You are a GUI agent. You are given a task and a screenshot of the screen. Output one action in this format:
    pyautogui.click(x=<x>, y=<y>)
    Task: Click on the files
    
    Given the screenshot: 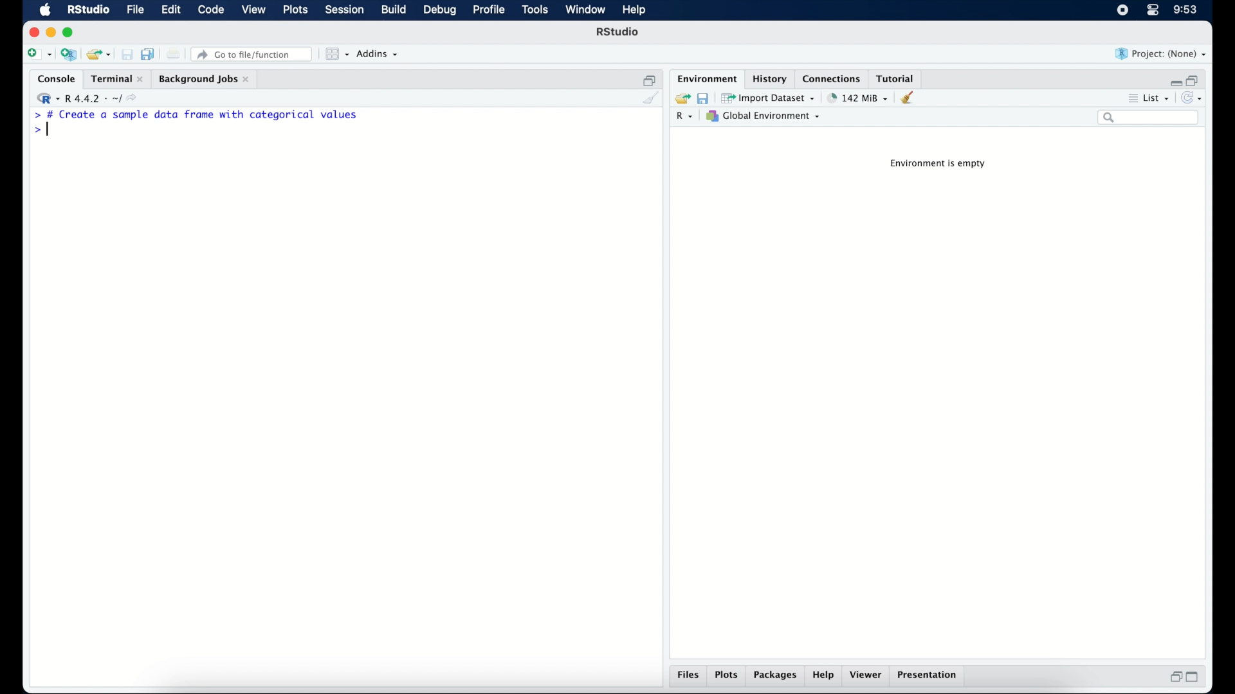 What is the action you would take?
    pyautogui.click(x=687, y=676)
    